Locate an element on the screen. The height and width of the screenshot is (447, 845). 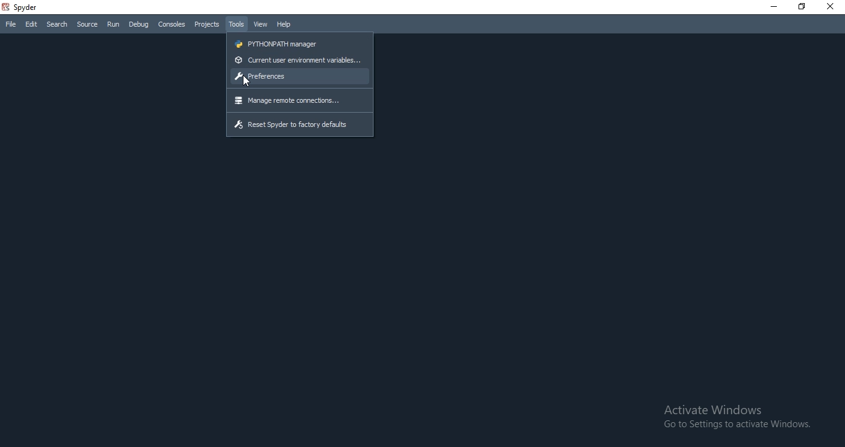
Restore is located at coordinates (801, 7).